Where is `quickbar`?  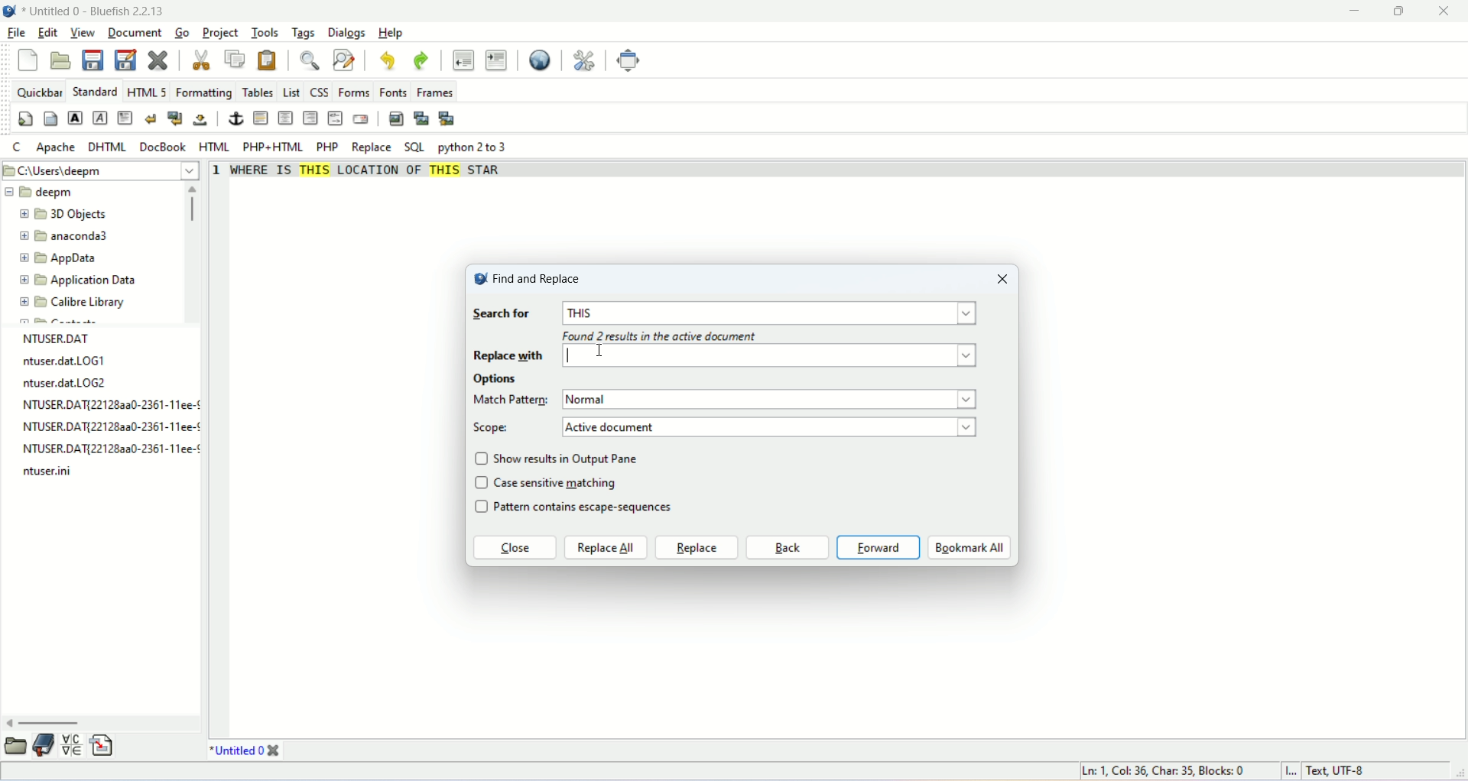
quickbar is located at coordinates (38, 92).